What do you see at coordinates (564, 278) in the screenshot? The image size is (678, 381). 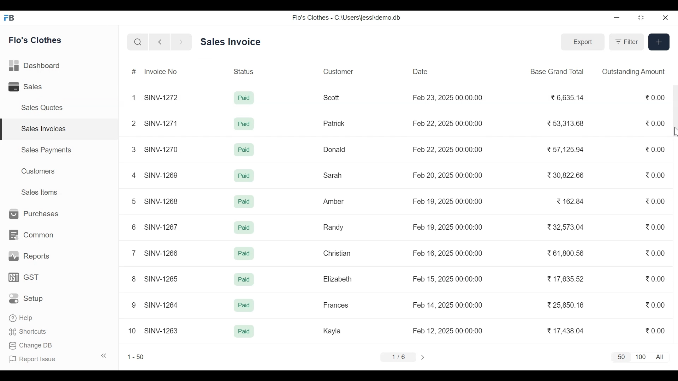 I see `17.635.52` at bounding box center [564, 278].